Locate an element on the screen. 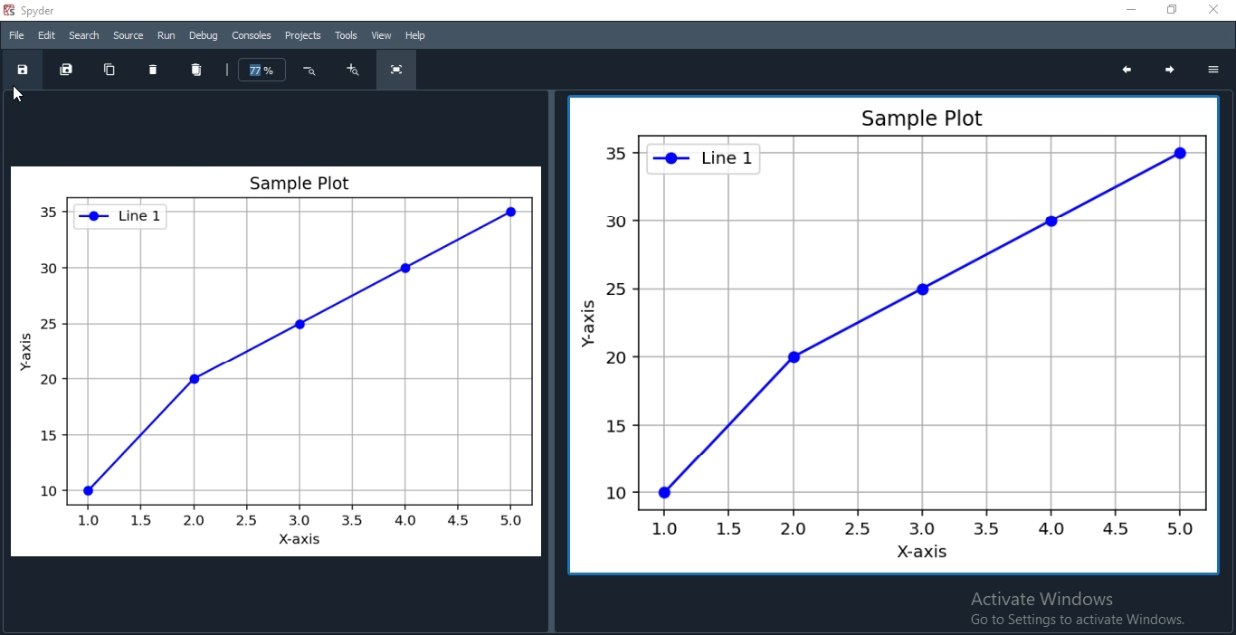 The image size is (1236, 635). graph is located at coordinates (277, 362).